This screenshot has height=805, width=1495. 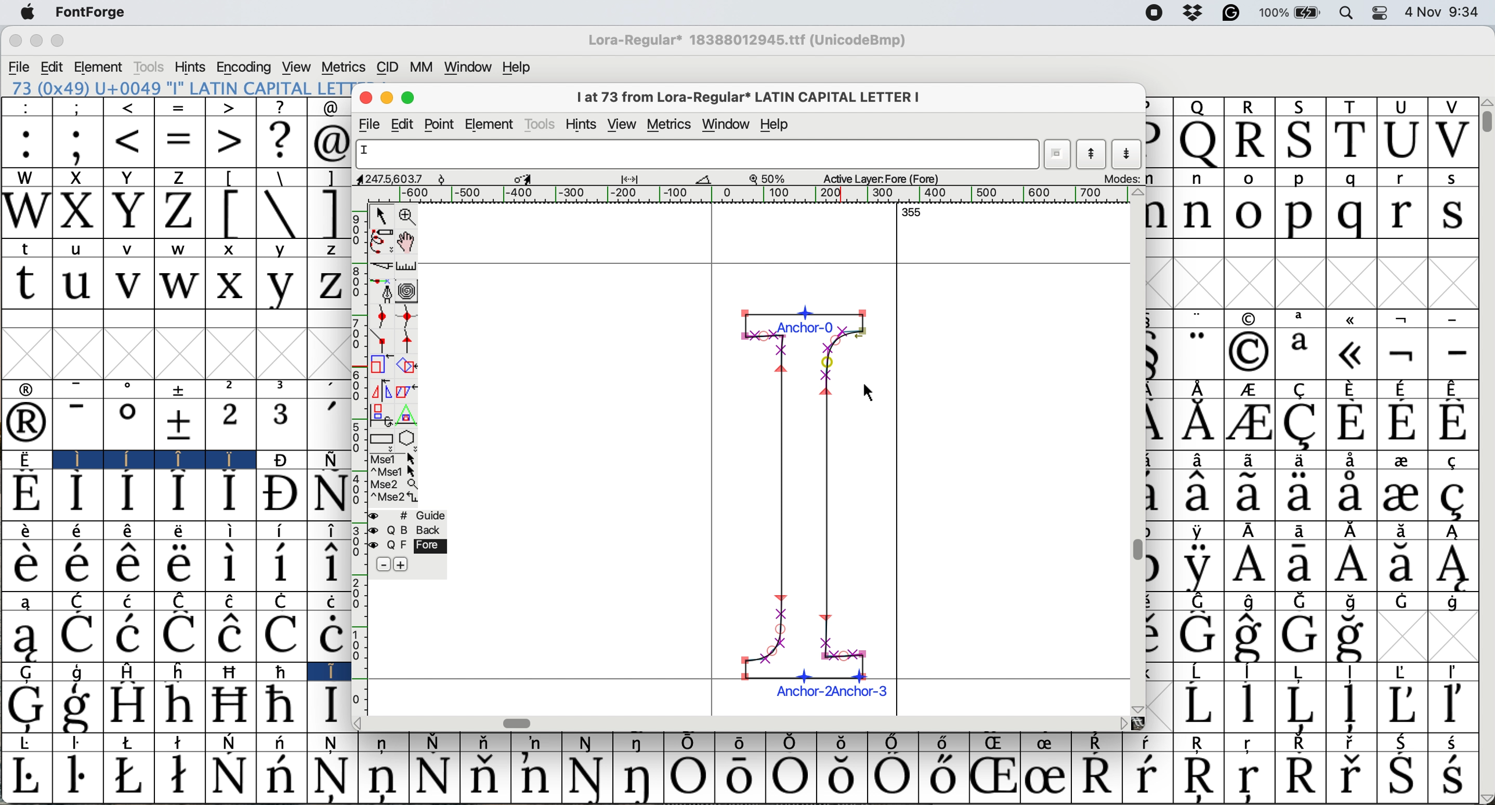 I want to click on x, so click(x=230, y=284).